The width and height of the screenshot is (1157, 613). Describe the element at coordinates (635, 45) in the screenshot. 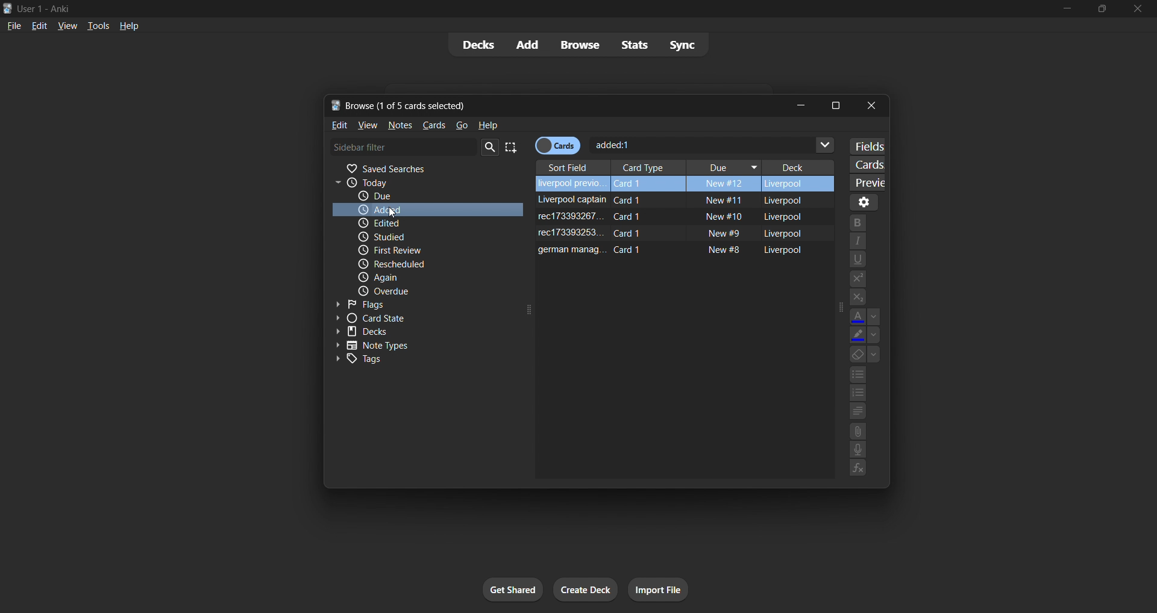

I see `stats` at that location.